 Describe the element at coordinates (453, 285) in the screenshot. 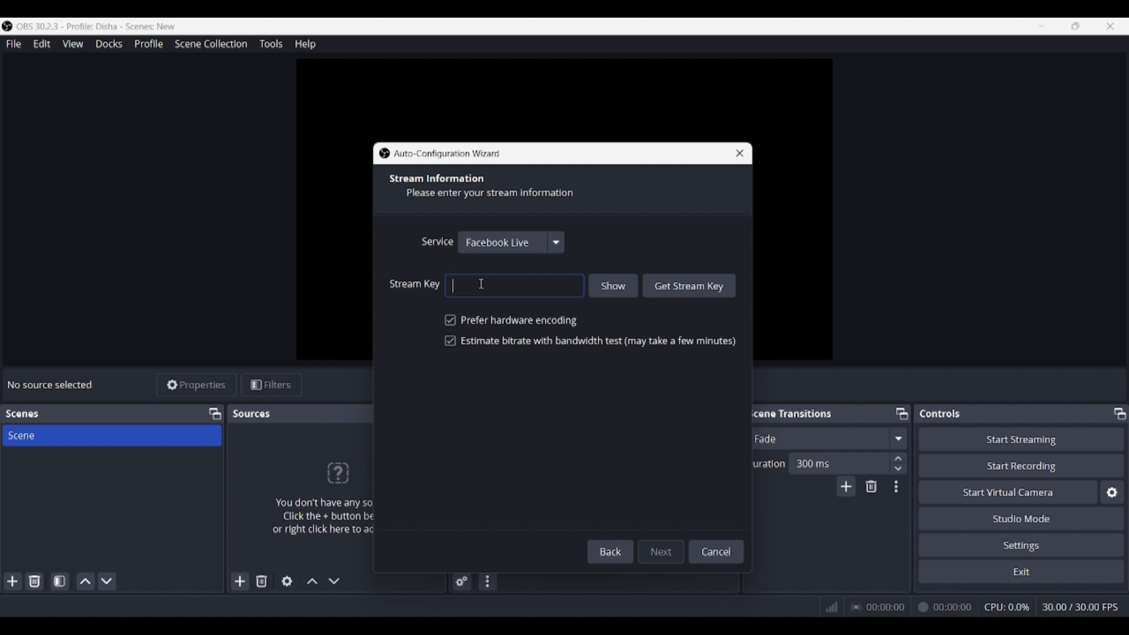

I see `Pasting stream key` at that location.